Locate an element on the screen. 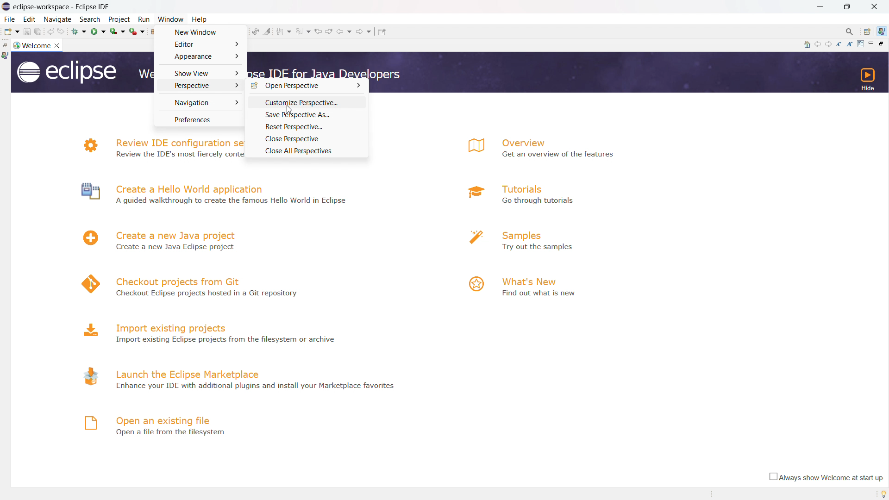 This screenshot has height=500, width=889. toggle ant mark occurances is located at coordinates (268, 31).